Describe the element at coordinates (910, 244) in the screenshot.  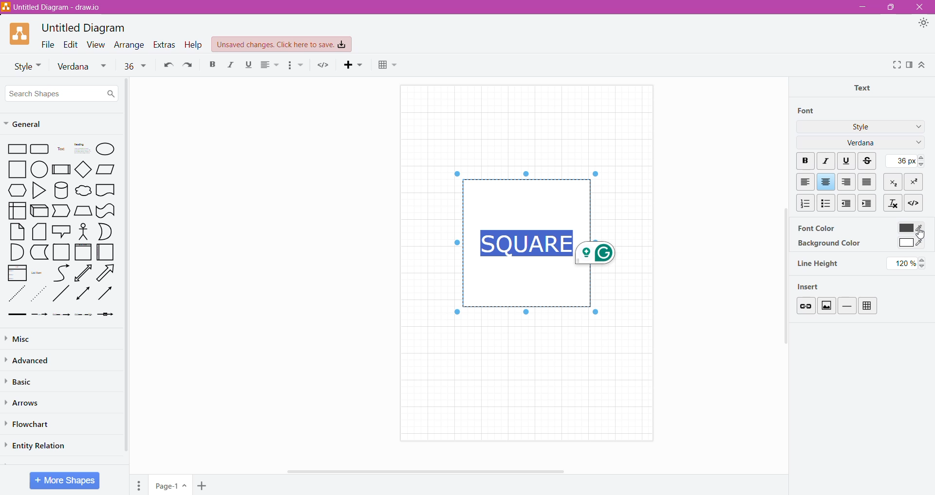
I see `Click to select Background color` at that location.